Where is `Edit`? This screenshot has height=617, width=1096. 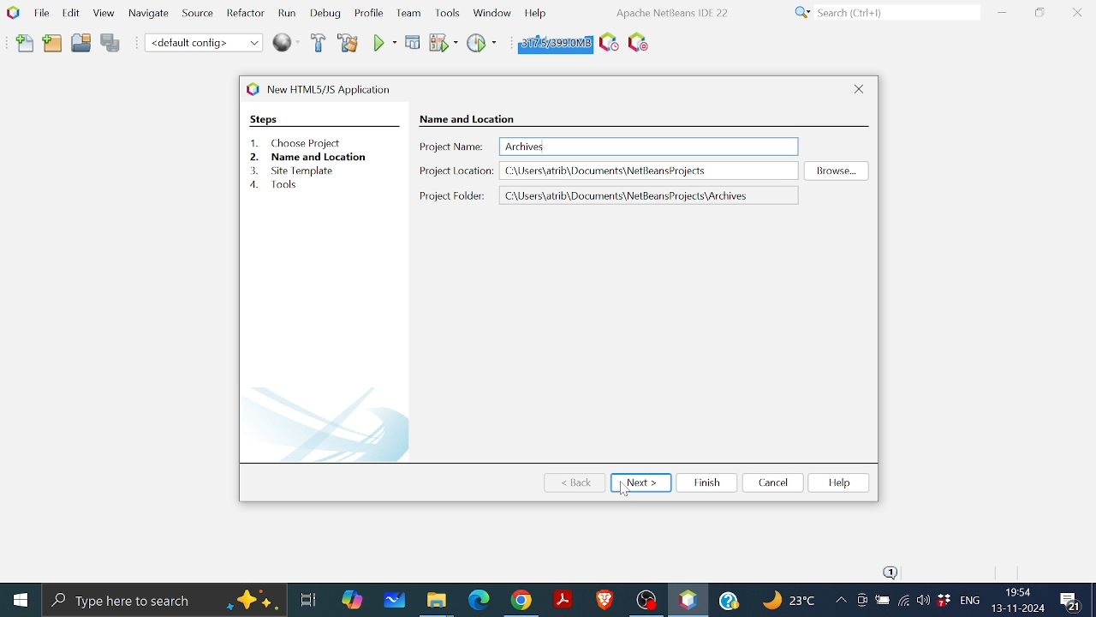
Edit is located at coordinates (68, 12).